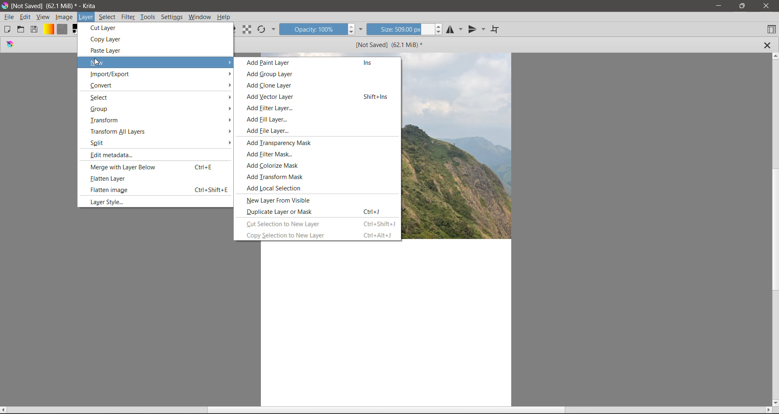  What do you see at coordinates (768, 45) in the screenshot?
I see `Close Tab` at bounding box center [768, 45].